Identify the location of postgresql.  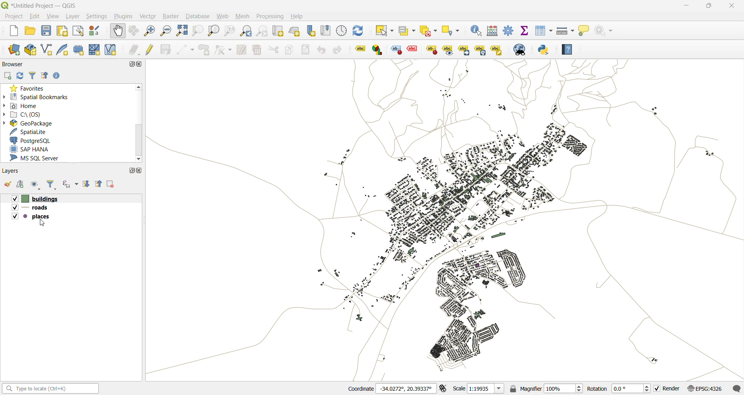
(37, 140).